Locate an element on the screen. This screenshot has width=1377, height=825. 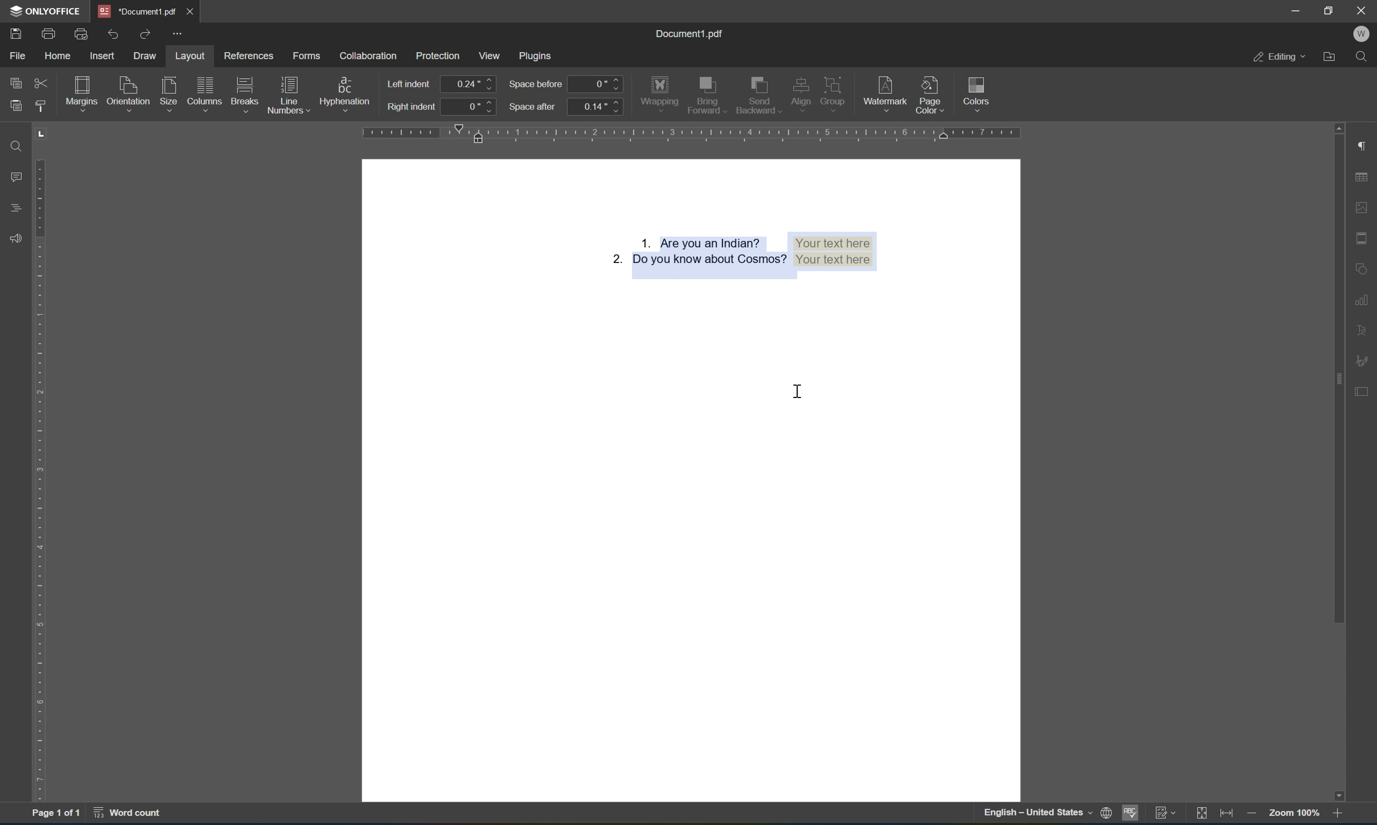
track changes is located at coordinates (1166, 816).